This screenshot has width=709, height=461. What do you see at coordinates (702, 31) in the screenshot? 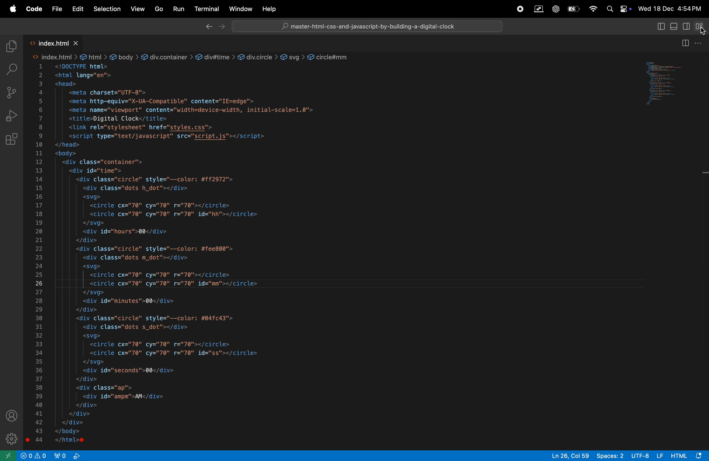
I see `cursor` at bounding box center [702, 31].